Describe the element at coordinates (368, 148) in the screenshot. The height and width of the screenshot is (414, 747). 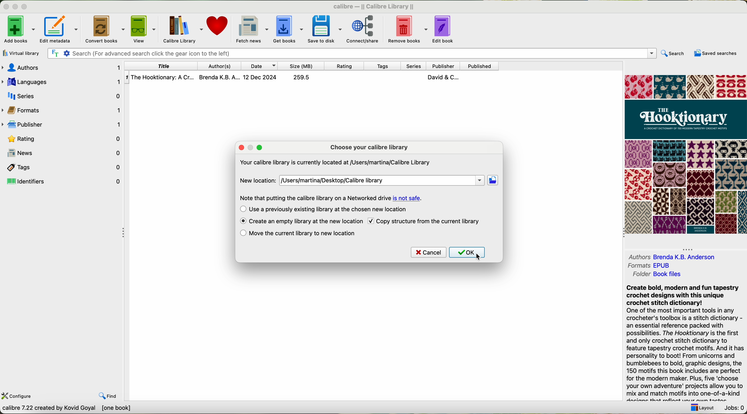
I see `choose your calibre library` at that location.